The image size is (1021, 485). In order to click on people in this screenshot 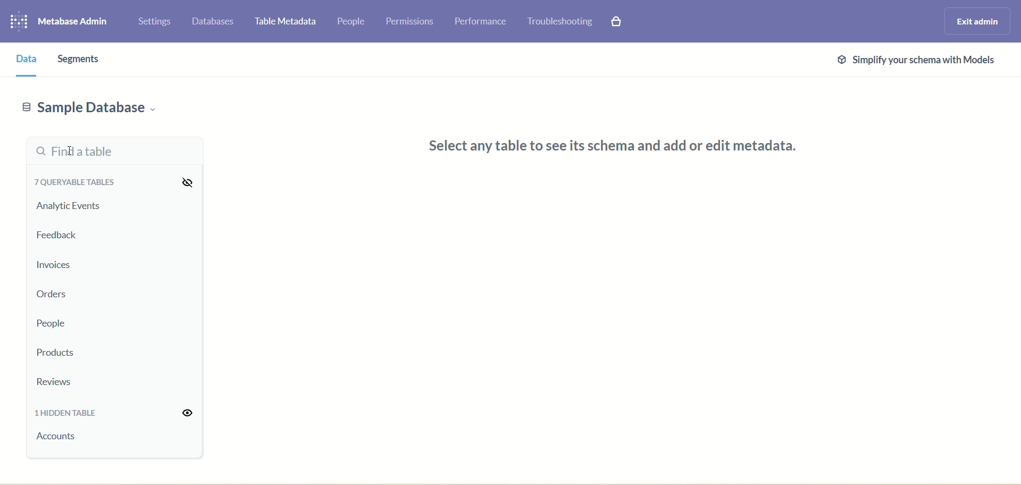, I will do `click(53, 324)`.